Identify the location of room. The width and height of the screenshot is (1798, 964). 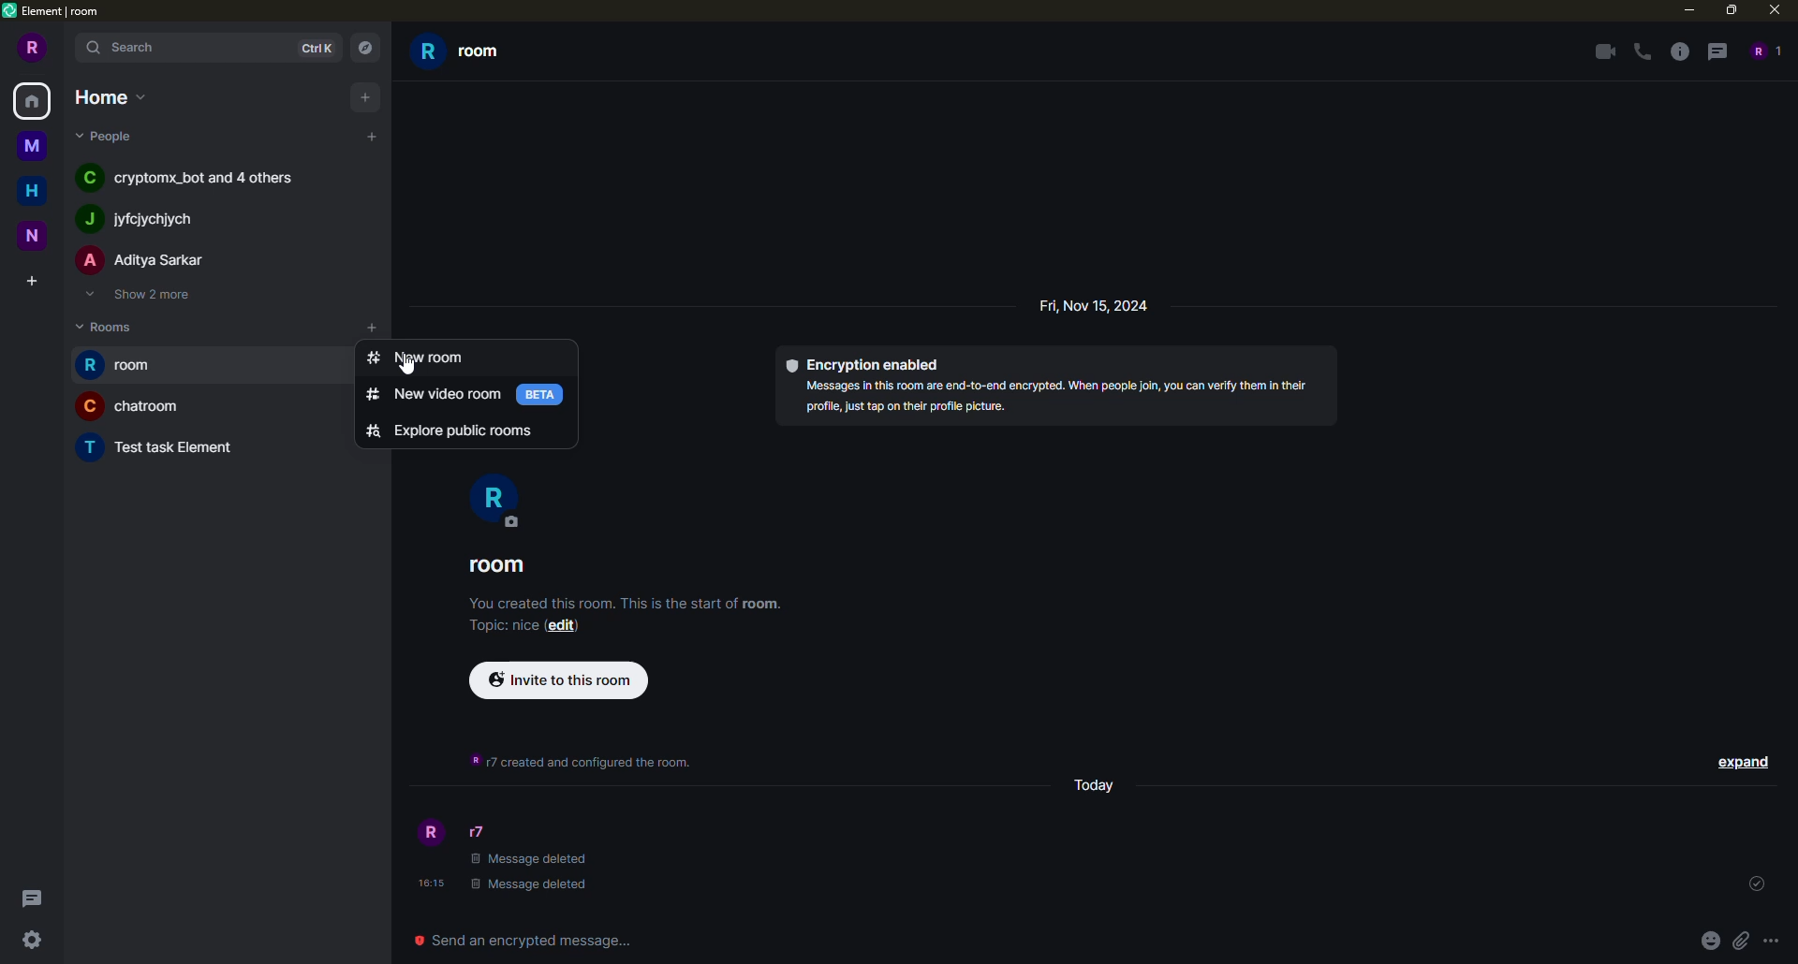
(124, 363).